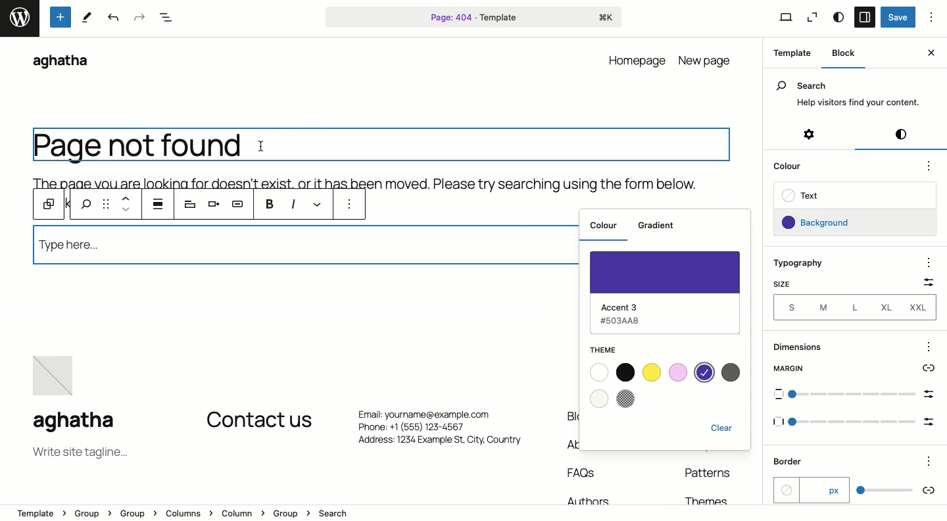 This screenshot has height=521, width=947. What do you see at coordinates (933, 53) in the screenshot?
I see `Close` at bounding box center [933, 53].